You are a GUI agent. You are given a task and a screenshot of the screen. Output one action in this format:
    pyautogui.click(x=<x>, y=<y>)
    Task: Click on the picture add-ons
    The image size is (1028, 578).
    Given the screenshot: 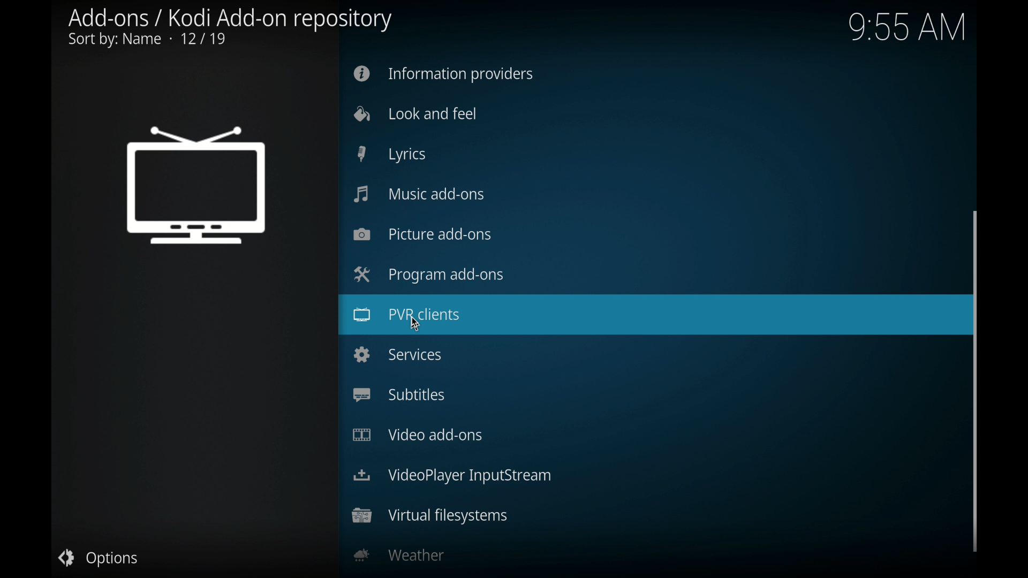 What is the action you would take?
    pyautogui.click(x=421, y=234)
    